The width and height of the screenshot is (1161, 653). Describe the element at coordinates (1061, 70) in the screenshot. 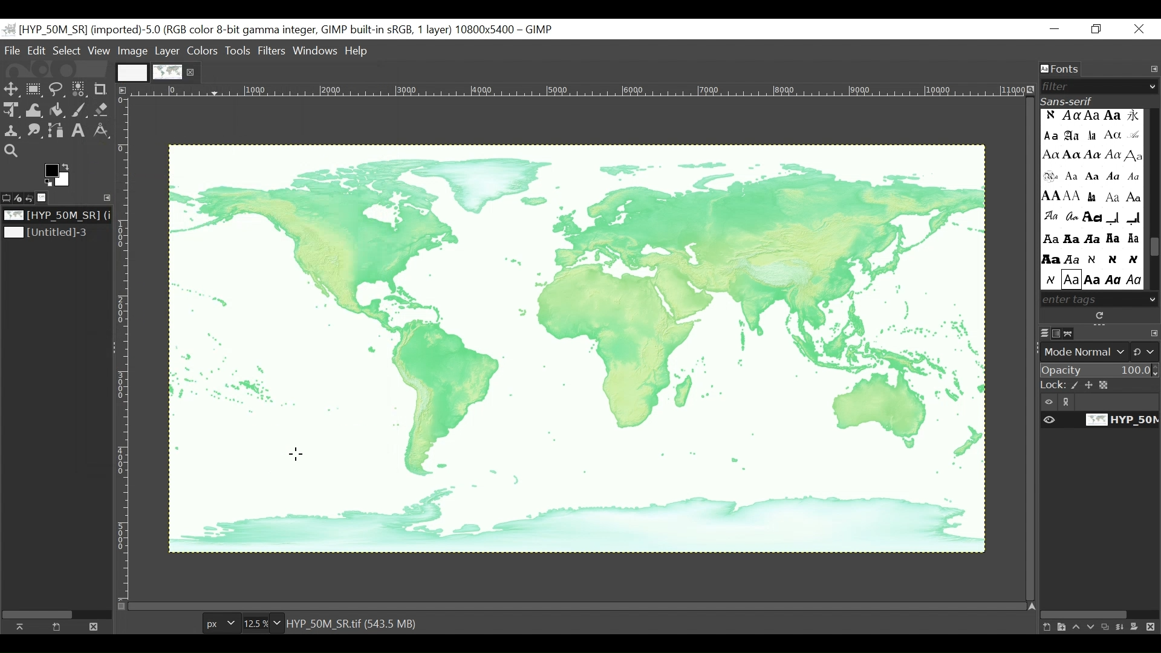

I see `Fonts` at that location.